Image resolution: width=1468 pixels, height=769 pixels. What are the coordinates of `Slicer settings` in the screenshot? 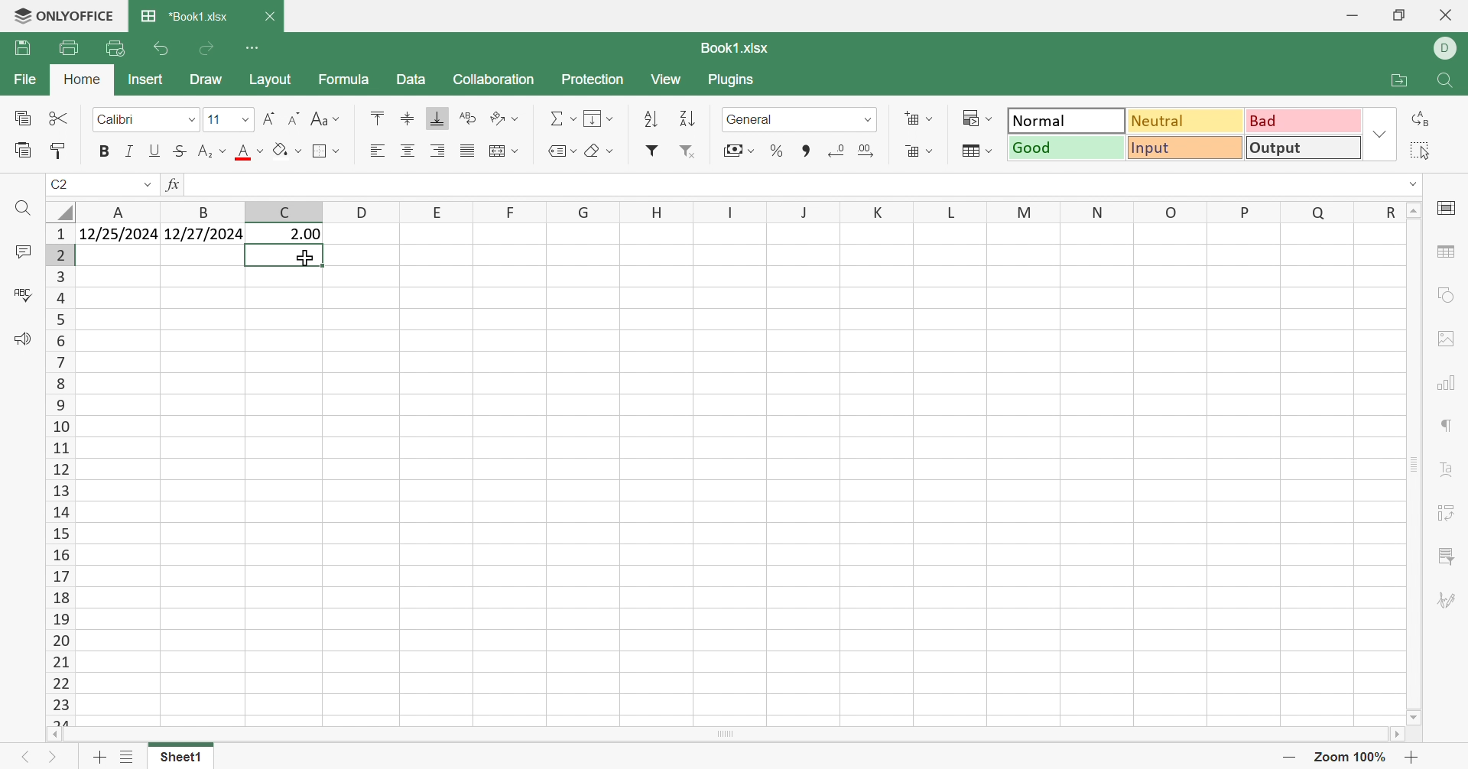 It's located at (1444, 556).